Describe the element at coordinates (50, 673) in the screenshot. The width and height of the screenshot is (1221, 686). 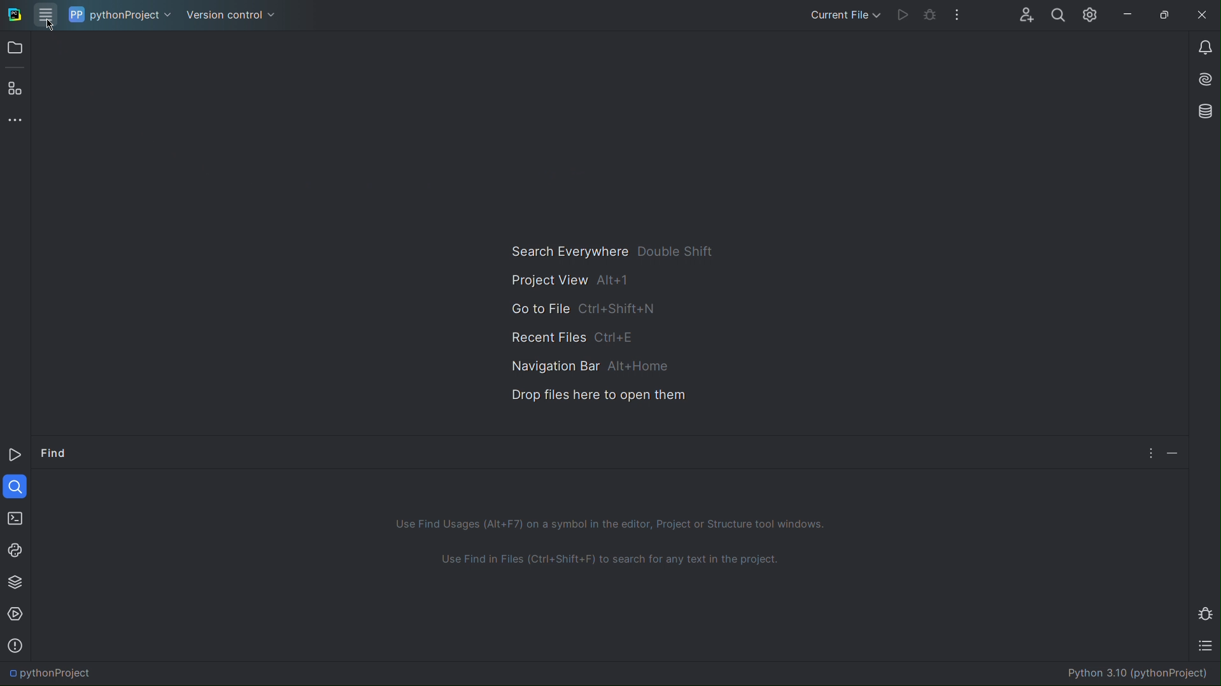
I see `pythonProject` at that location.